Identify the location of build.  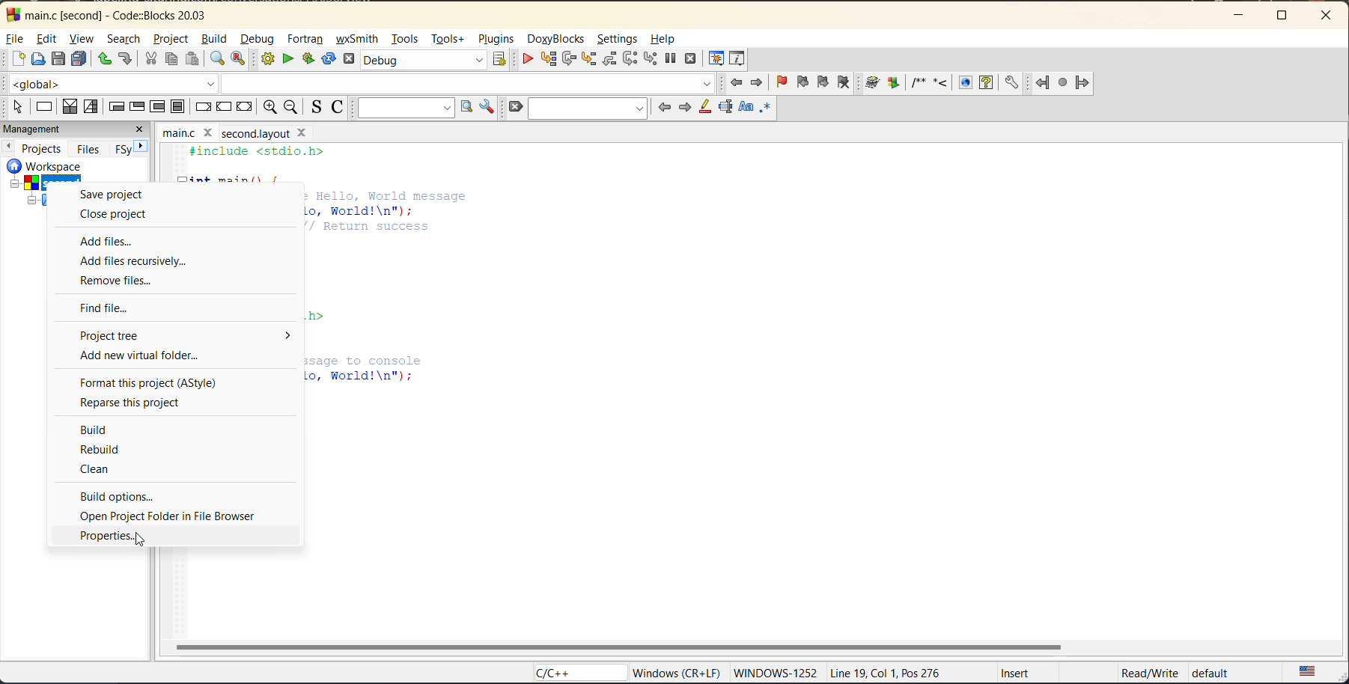
(213, 37).